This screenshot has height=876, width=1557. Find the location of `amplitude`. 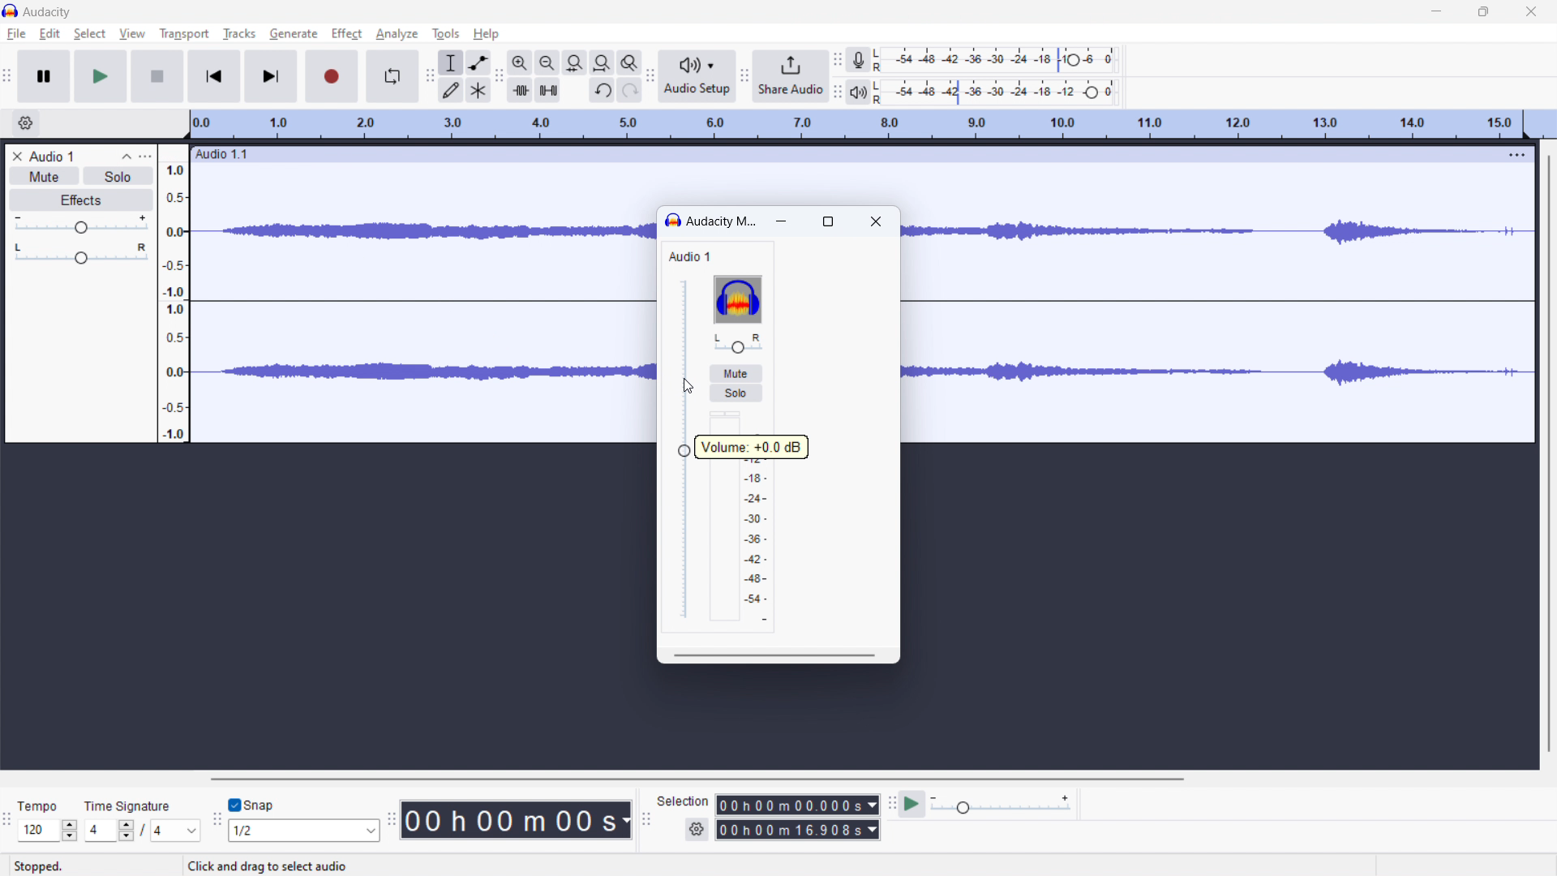

amplitude is located at coordinates (174, 294).